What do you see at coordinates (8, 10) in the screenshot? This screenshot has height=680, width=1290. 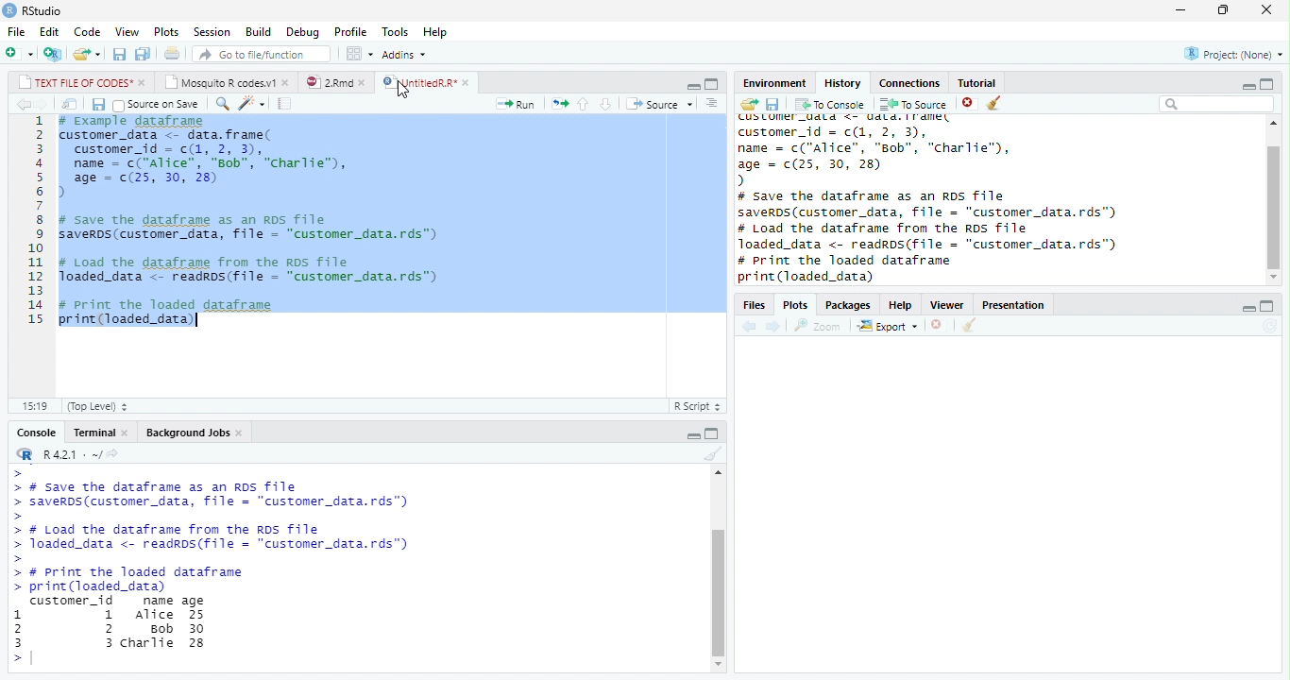 I see `logo` at bounding box center [8, 10].